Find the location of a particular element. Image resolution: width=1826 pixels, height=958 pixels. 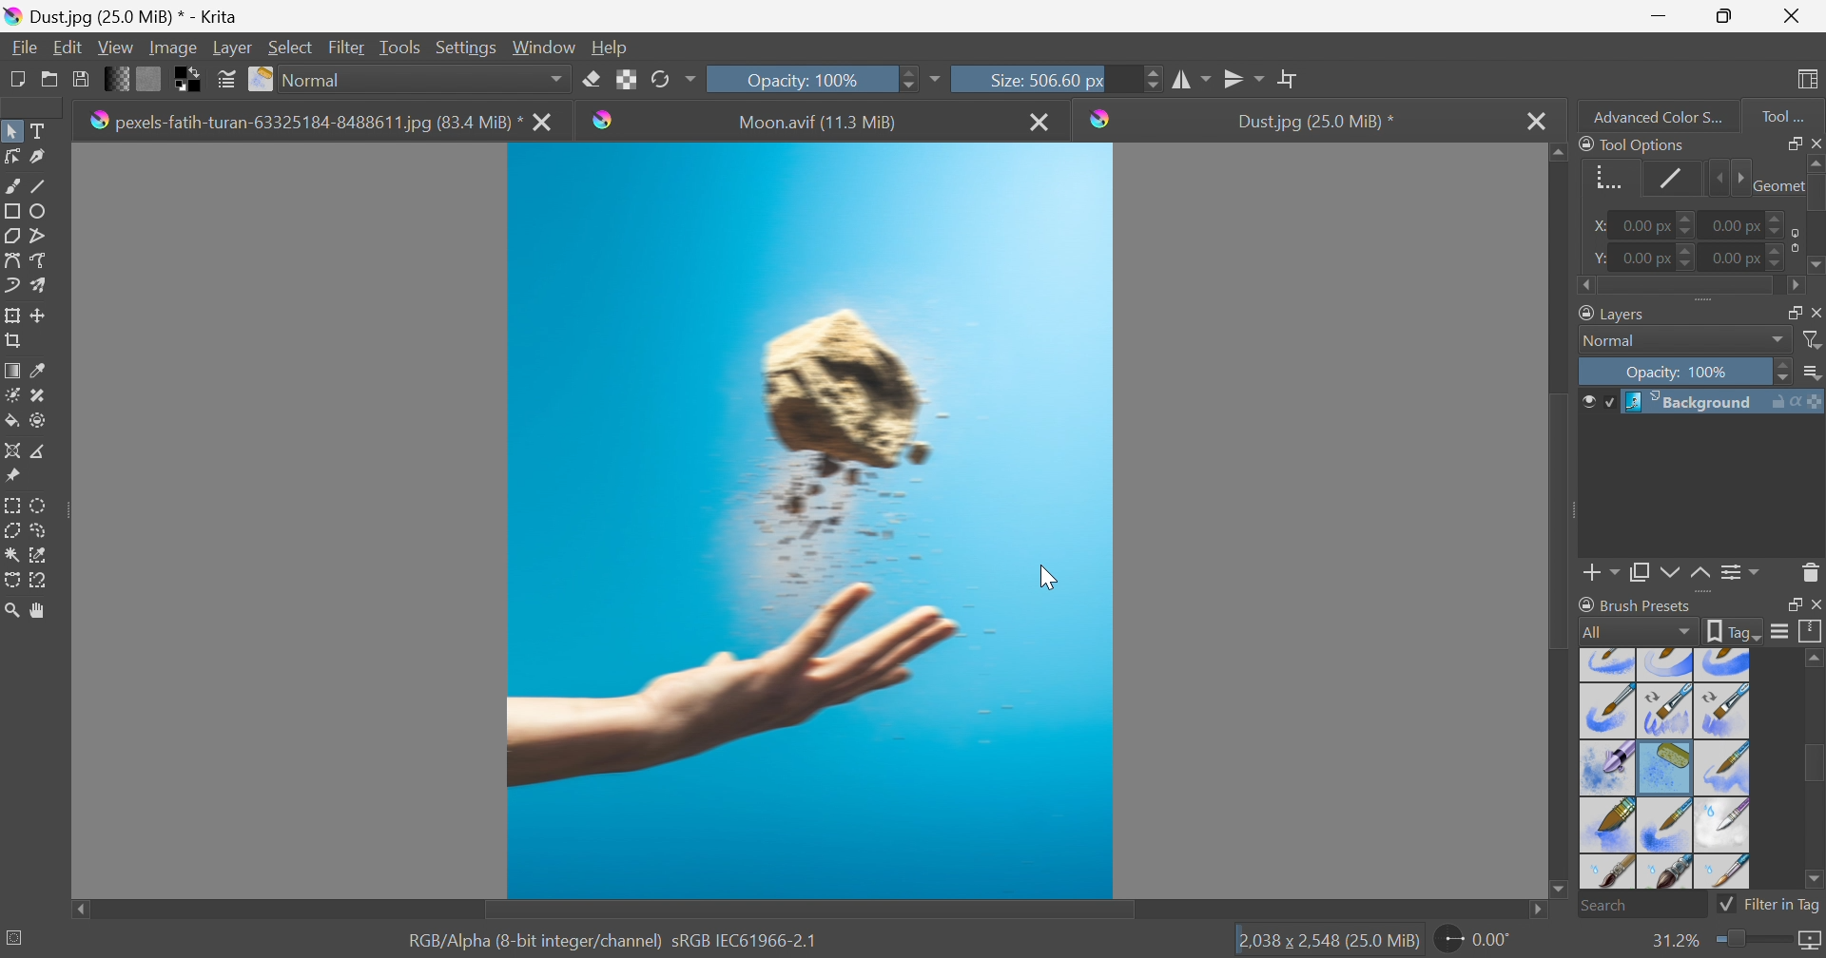

Swap foreground and background color is located at coordinates (191, 80).